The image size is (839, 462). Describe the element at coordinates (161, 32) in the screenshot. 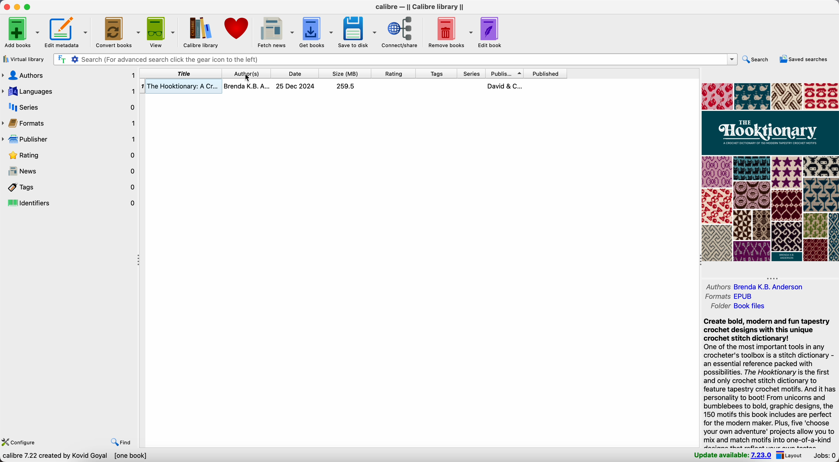

I see `view` at that location.